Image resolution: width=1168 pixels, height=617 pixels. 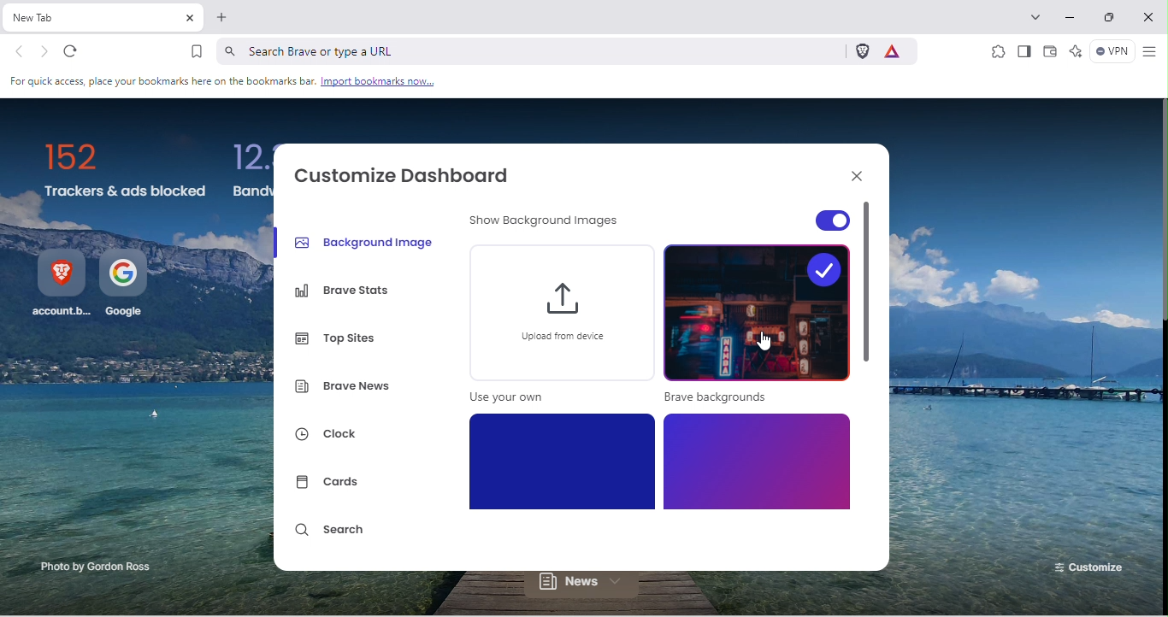 I want to click on Top sites, so click(x=342, y=335).